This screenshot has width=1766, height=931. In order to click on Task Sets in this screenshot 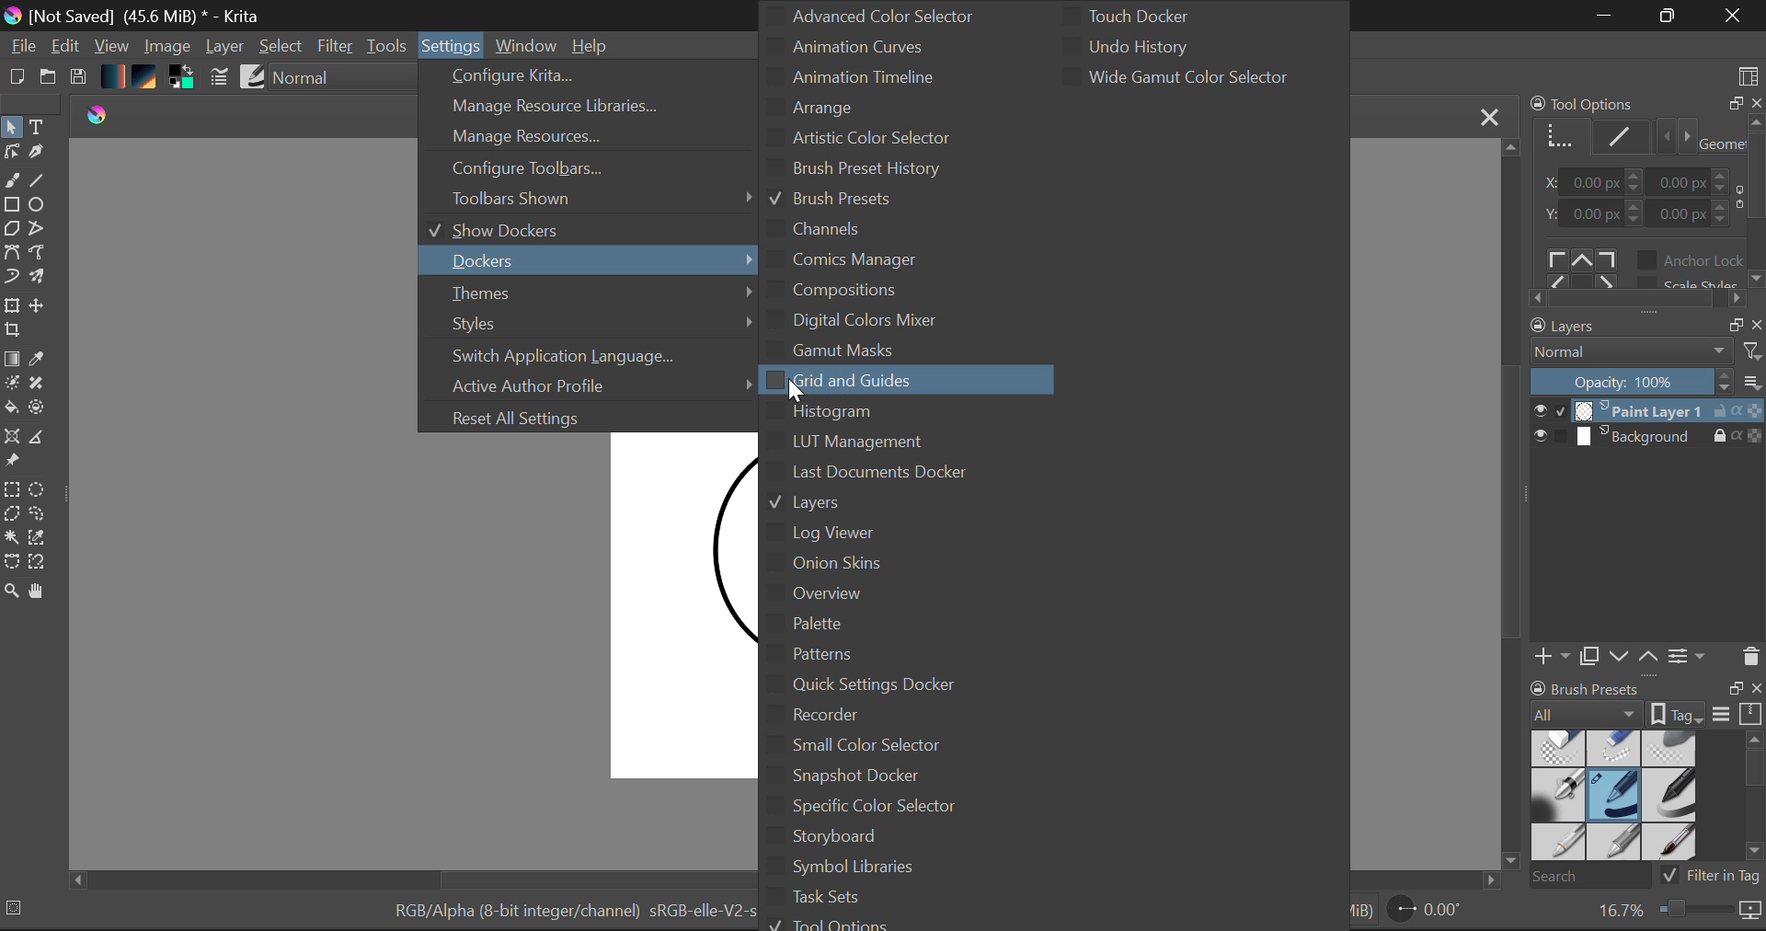, I will do `click(892, 900)`.